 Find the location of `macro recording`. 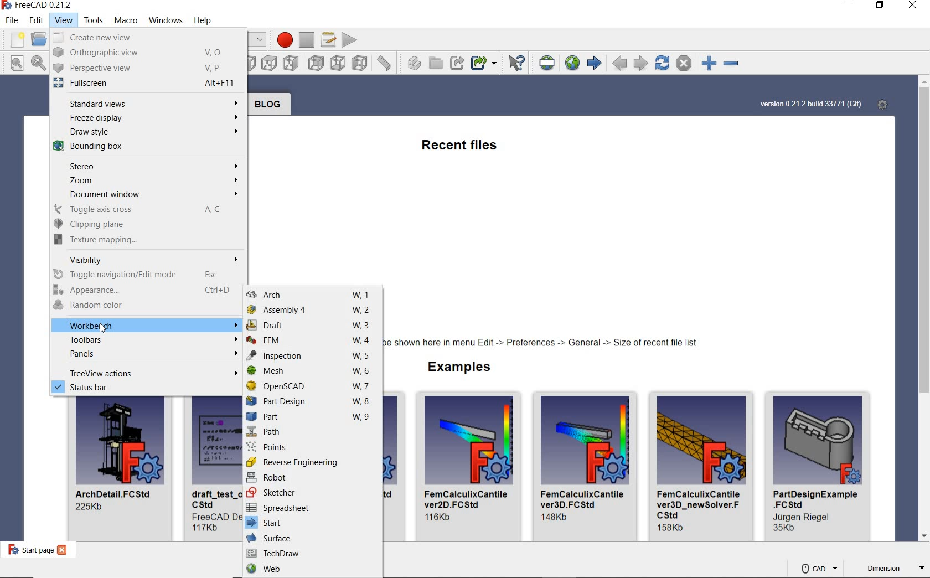

macro recording is located at coordinates (283, 40).